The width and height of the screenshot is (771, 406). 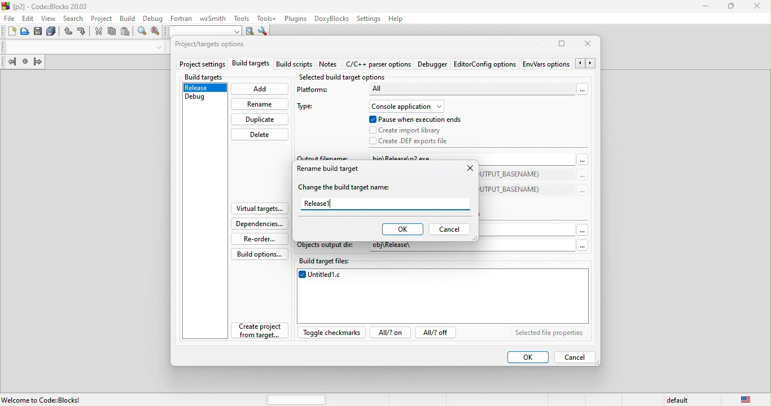 I want to click on all?on, so click(x=392, y=334).